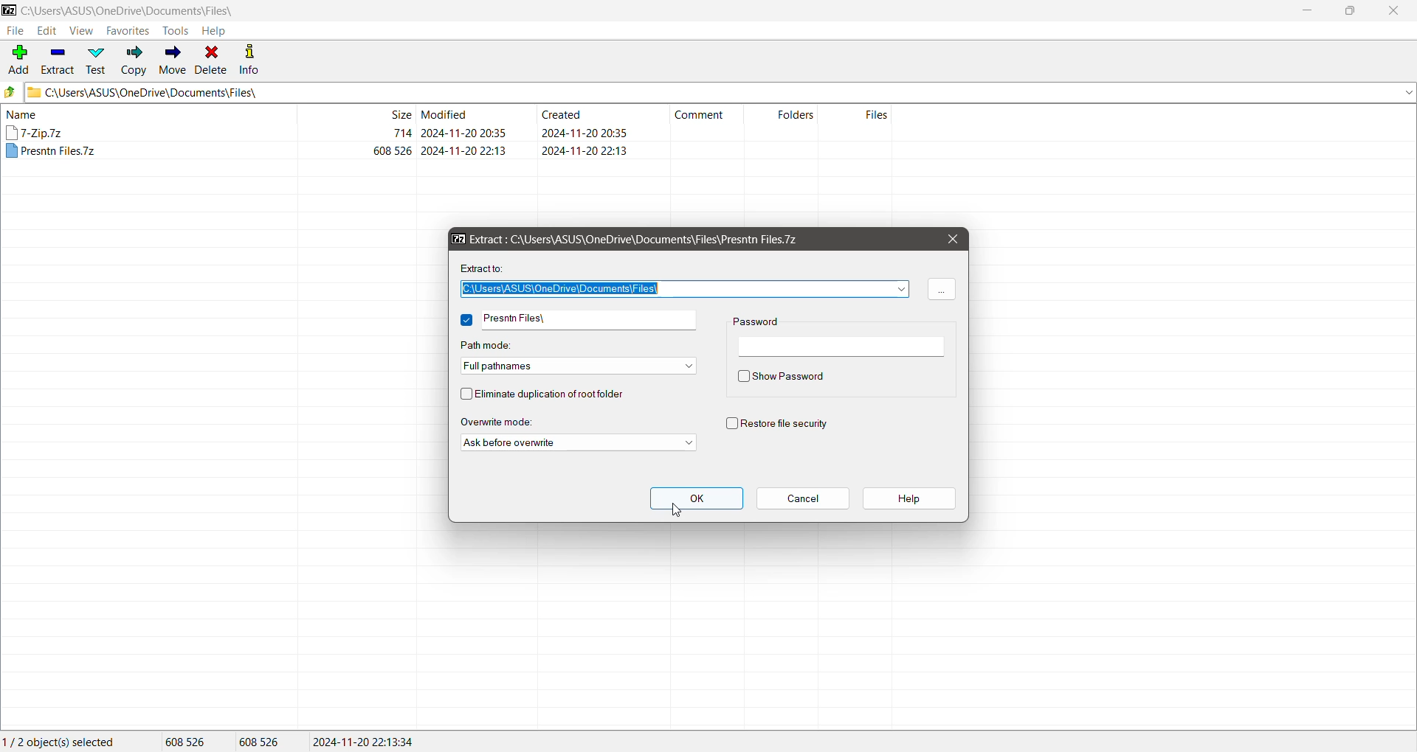  What do you see at coordinates (631, 238) in the screenshot?
I see `Extract : Archive File Path` at bounding box center [631, 238].